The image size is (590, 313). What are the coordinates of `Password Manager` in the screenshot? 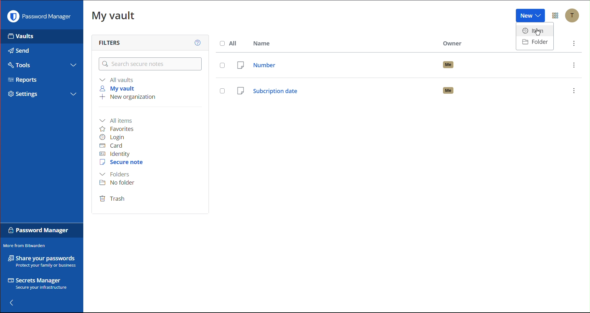 It's located at (38, 18).